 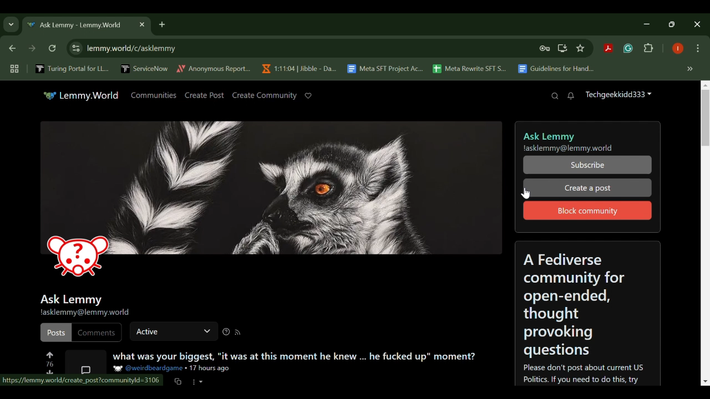 I want to click on Refresh Webpage, so click(x=53, y=49).